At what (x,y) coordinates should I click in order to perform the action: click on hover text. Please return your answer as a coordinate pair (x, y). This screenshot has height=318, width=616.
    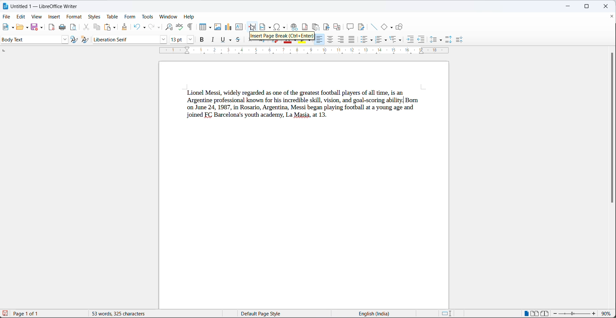
    Looking at the image, I should click on (281, 36).